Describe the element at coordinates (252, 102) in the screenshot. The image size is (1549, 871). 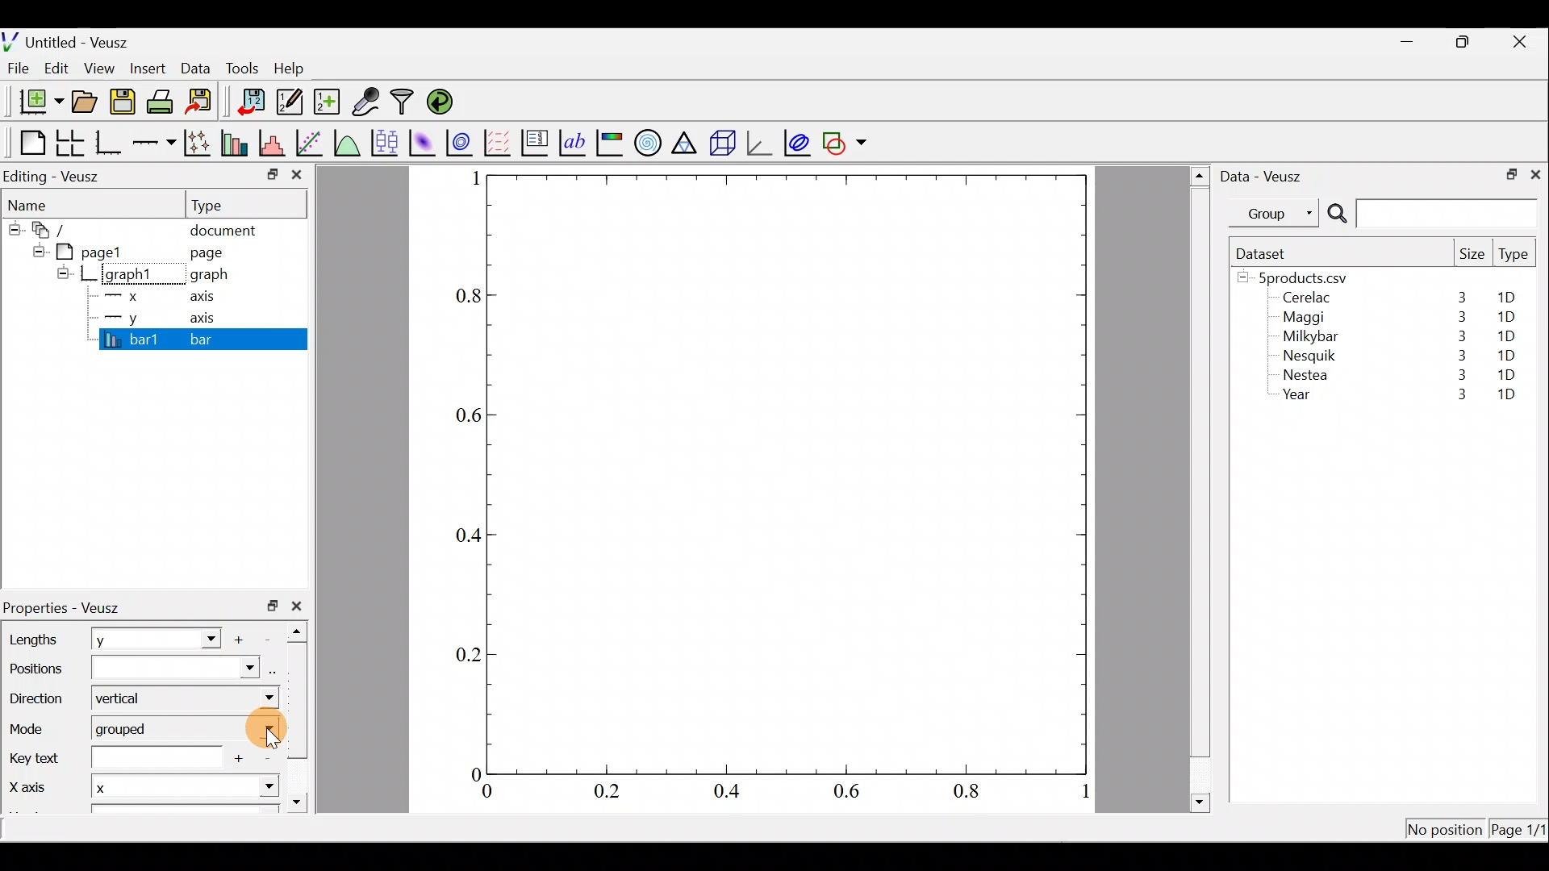
I see `Import data into veusz` at that location.